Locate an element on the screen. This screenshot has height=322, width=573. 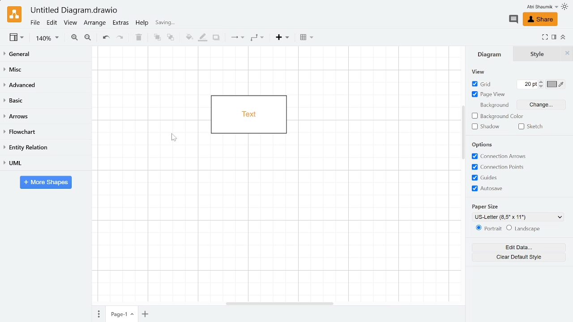
Current page is located at coordinates (122, 314).